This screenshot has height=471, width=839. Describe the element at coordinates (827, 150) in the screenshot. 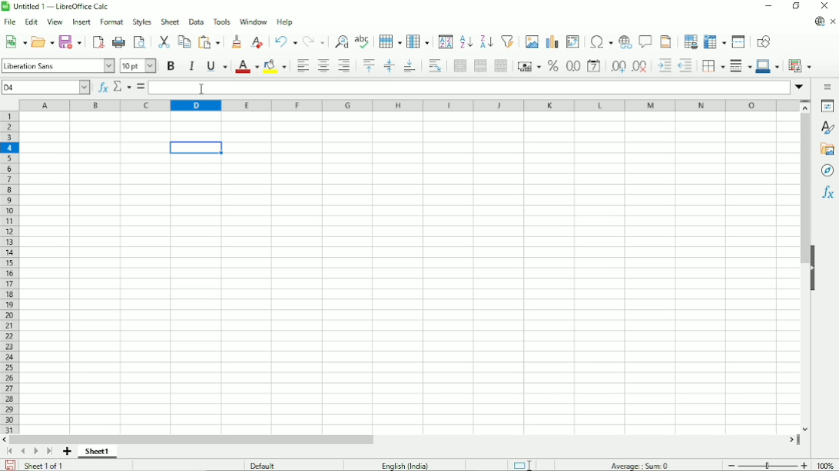

I see `Gallery` at that location.